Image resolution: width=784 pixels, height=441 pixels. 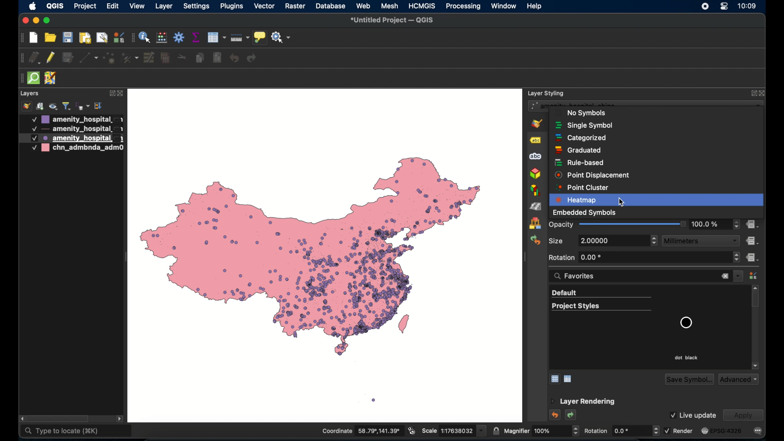 I want to click on untitled project - QGIS, so click(x=390, y=21).